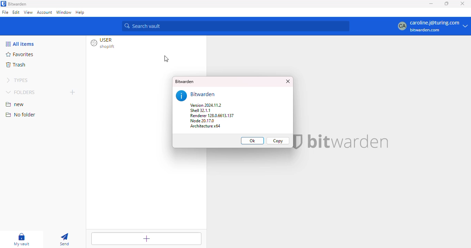  I want to click on logo, so click(181, 95).